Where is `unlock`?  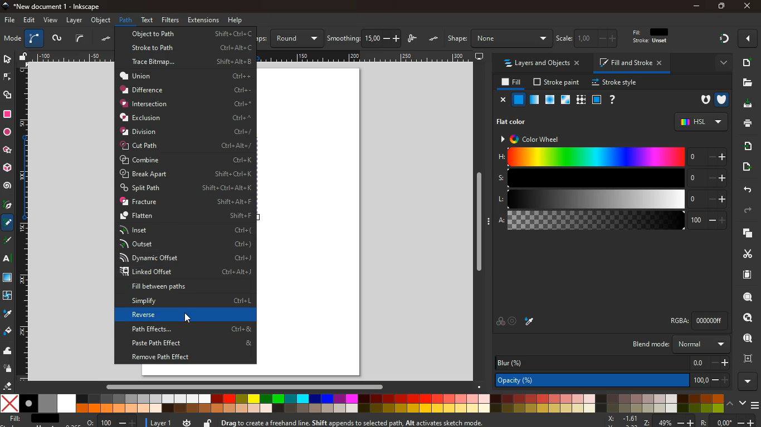 unlock is located at coordinates (24, 57).